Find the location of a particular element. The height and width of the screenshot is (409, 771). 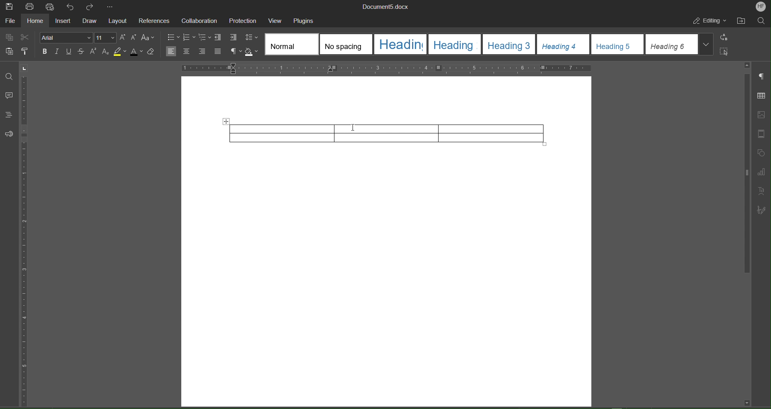

Font Size is located at coordinates (105, 38).